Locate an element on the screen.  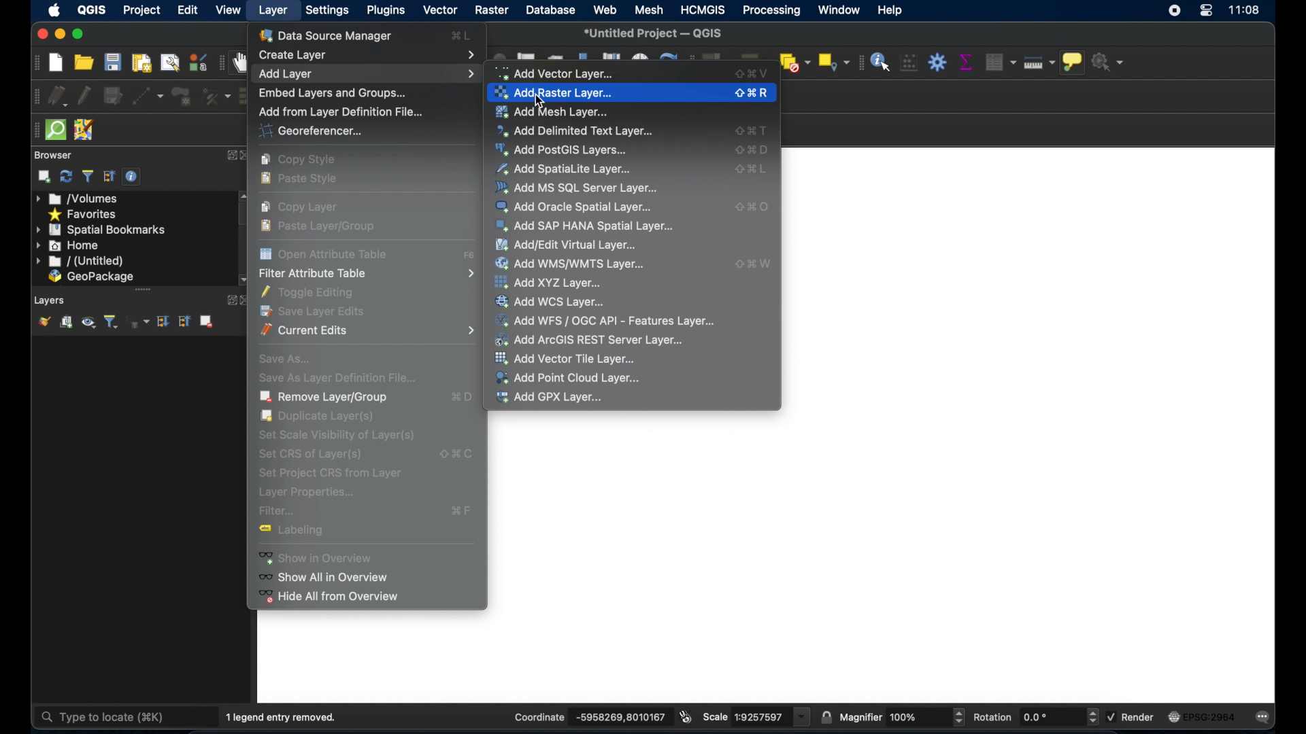
dropdown is located at coordinates (803, 717).